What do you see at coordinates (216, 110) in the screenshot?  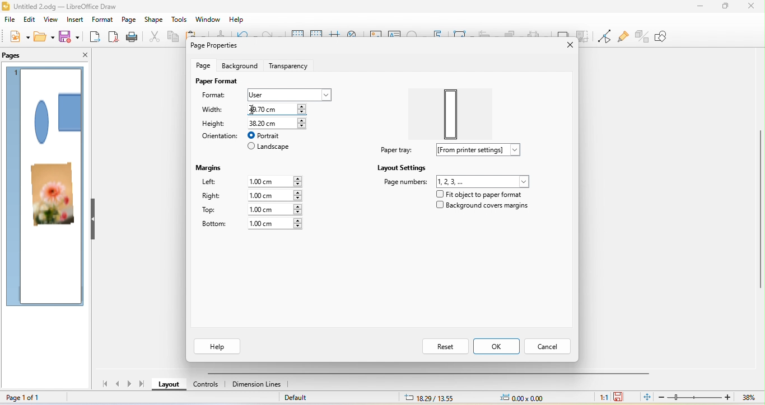 I see `width` at bounding box center [216, 110].